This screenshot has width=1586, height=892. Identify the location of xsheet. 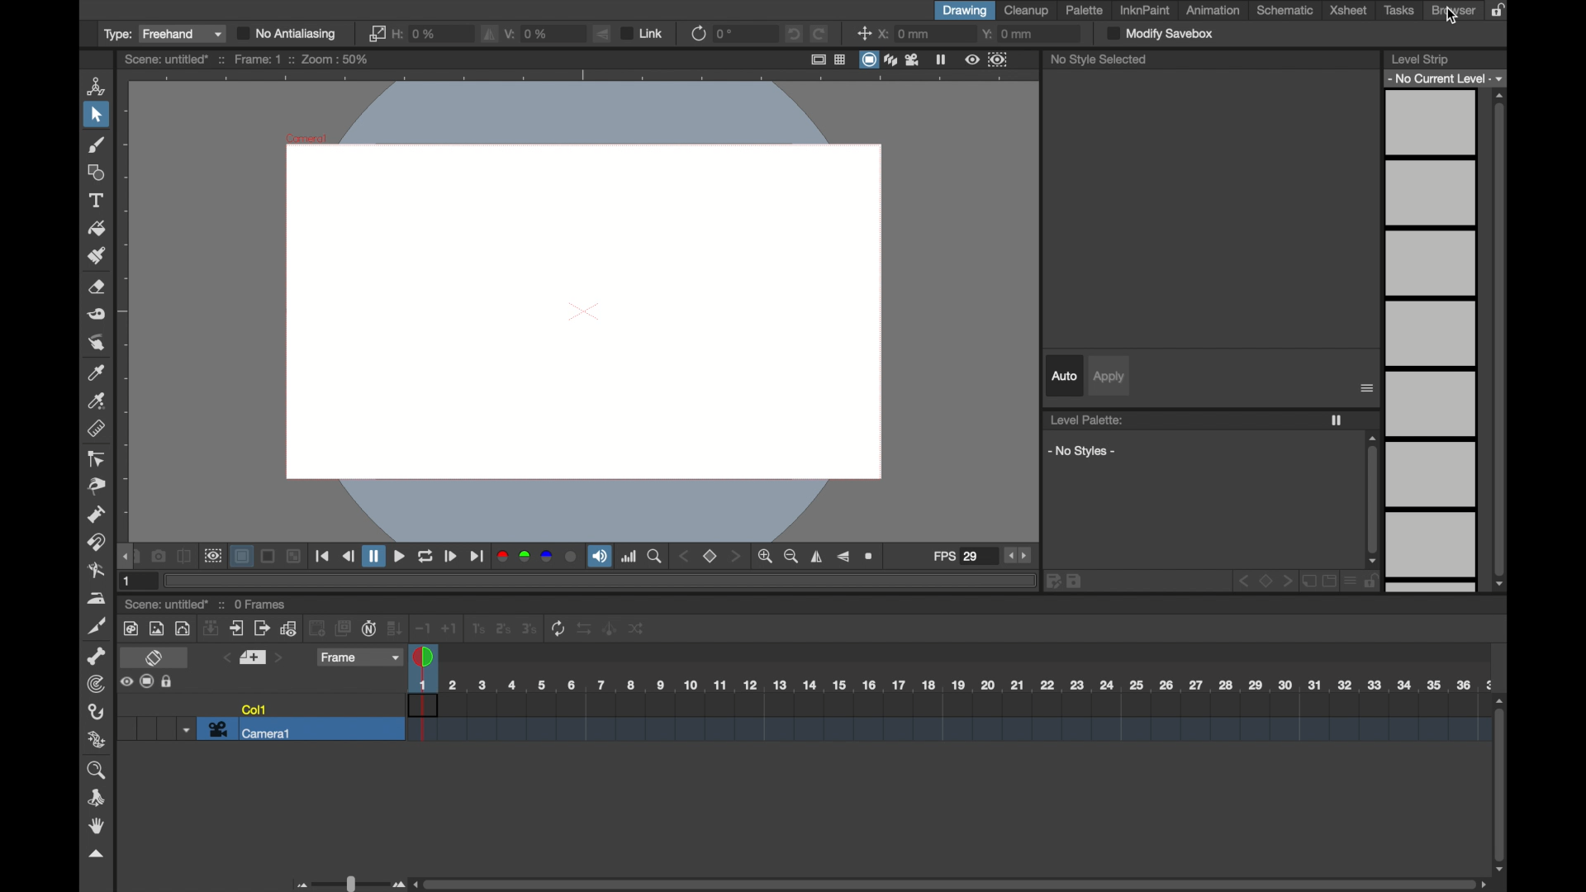
(1348, 11).